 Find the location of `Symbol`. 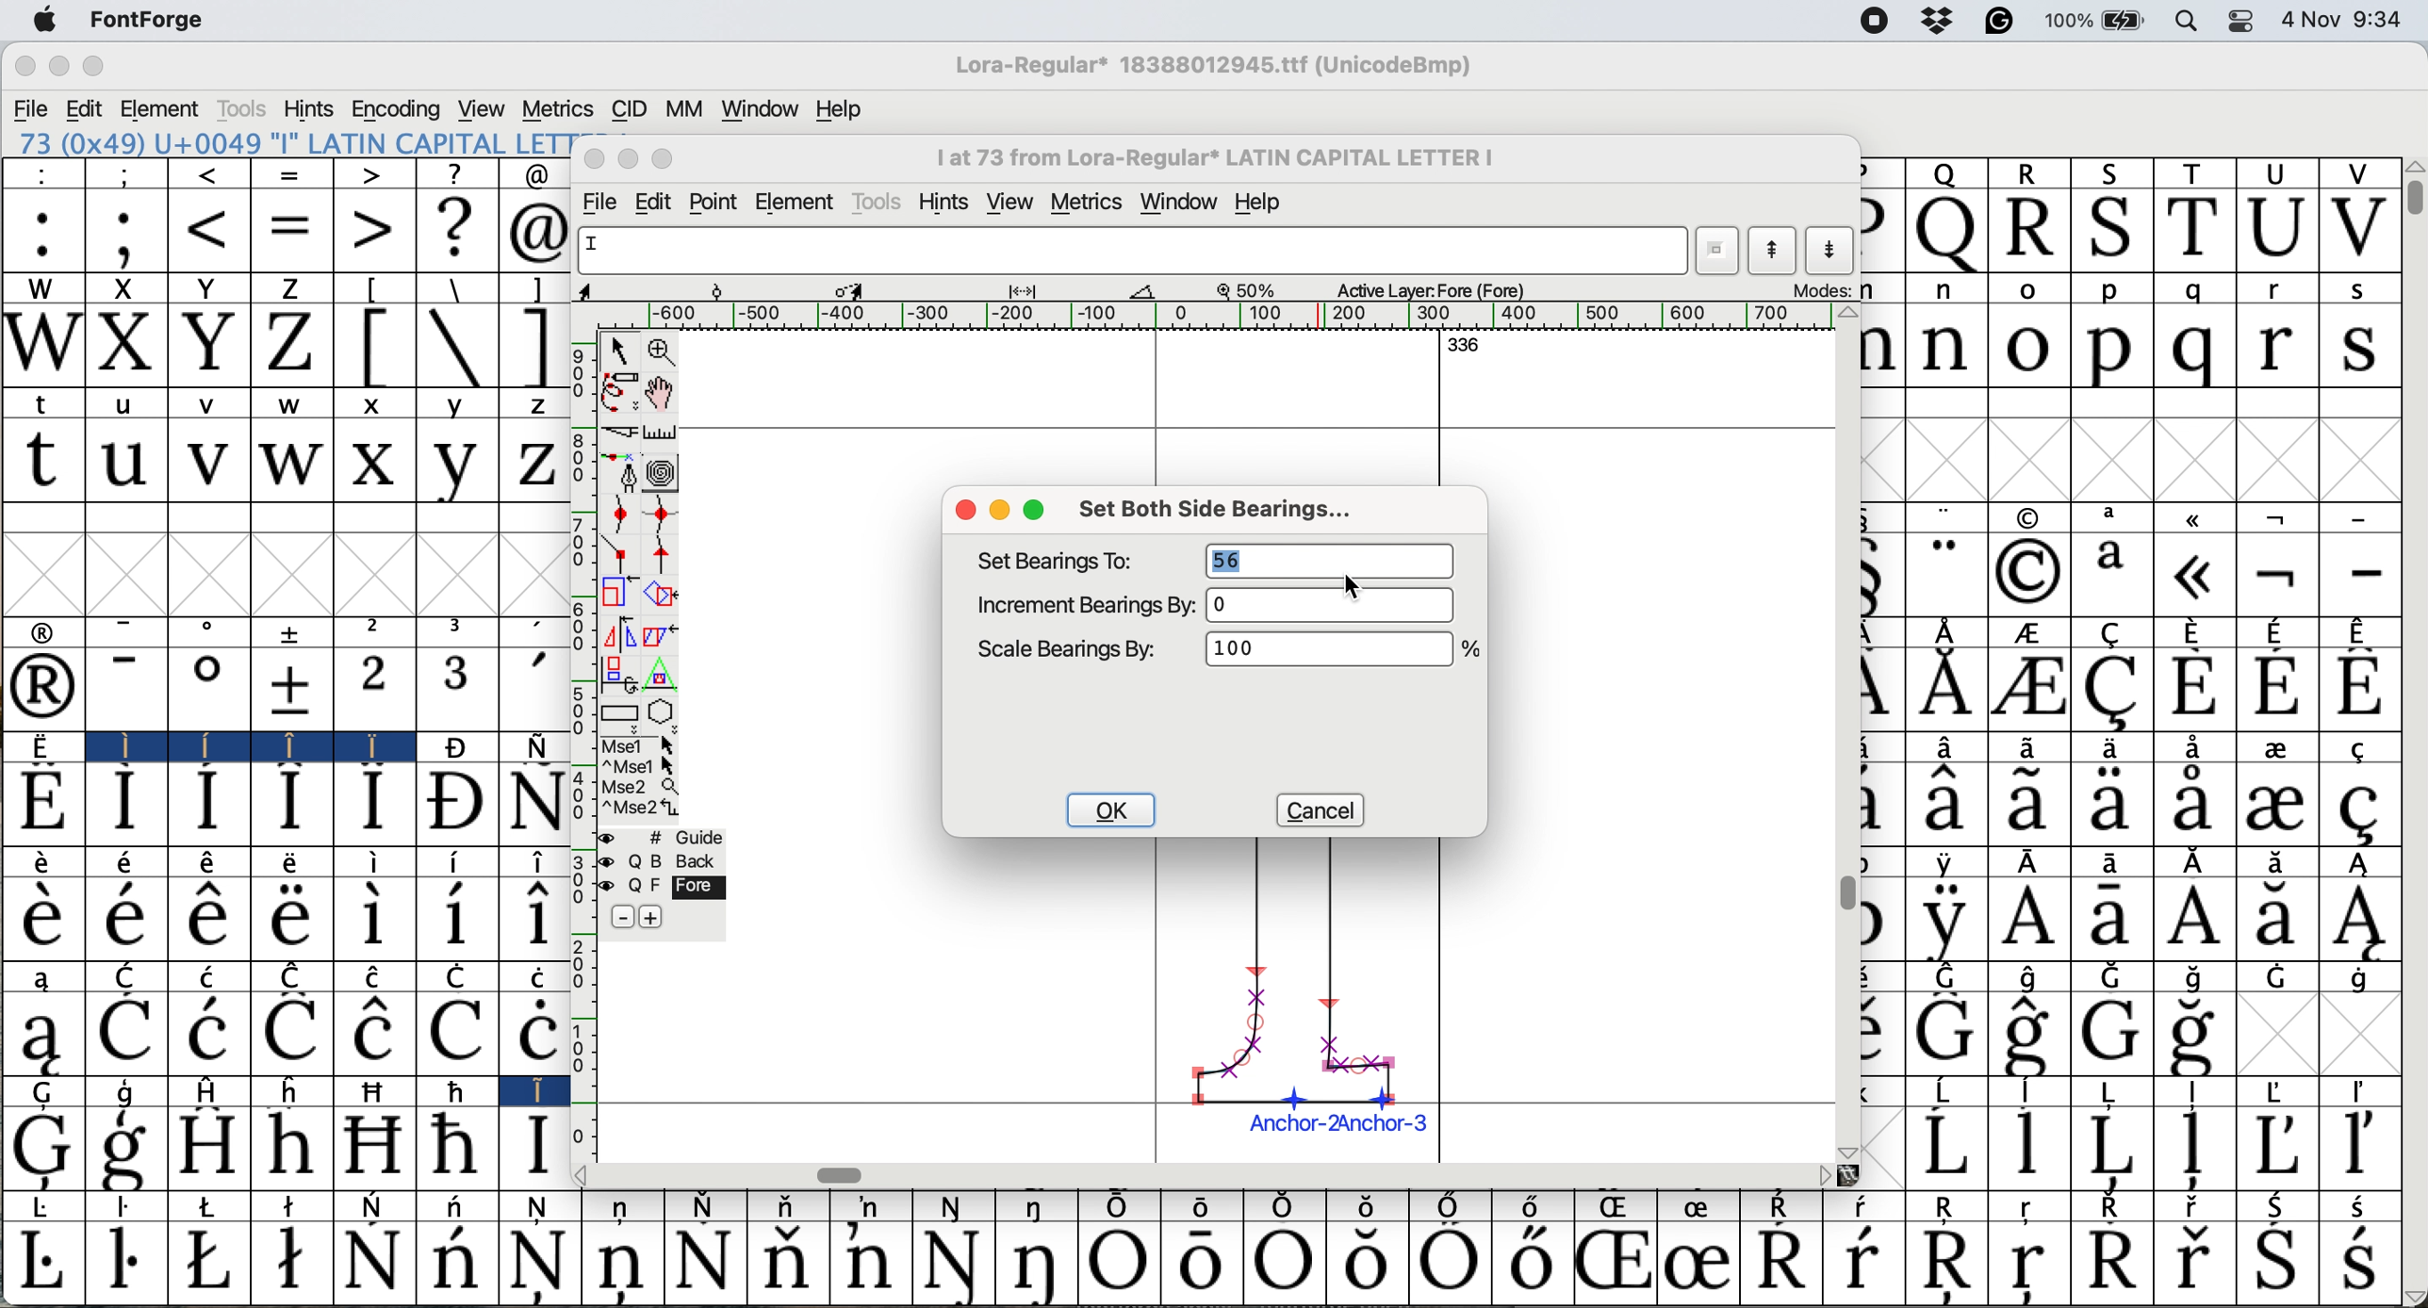

Symbol is located at coordinates (2275, 1144).